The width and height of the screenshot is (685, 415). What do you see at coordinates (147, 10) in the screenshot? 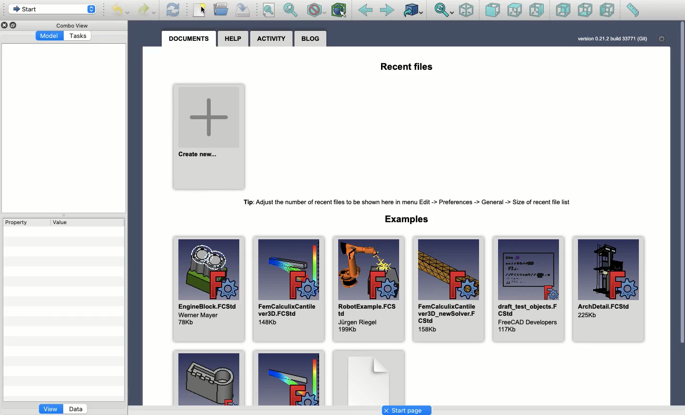
I see `Redo` at bounding box center [147, 10].